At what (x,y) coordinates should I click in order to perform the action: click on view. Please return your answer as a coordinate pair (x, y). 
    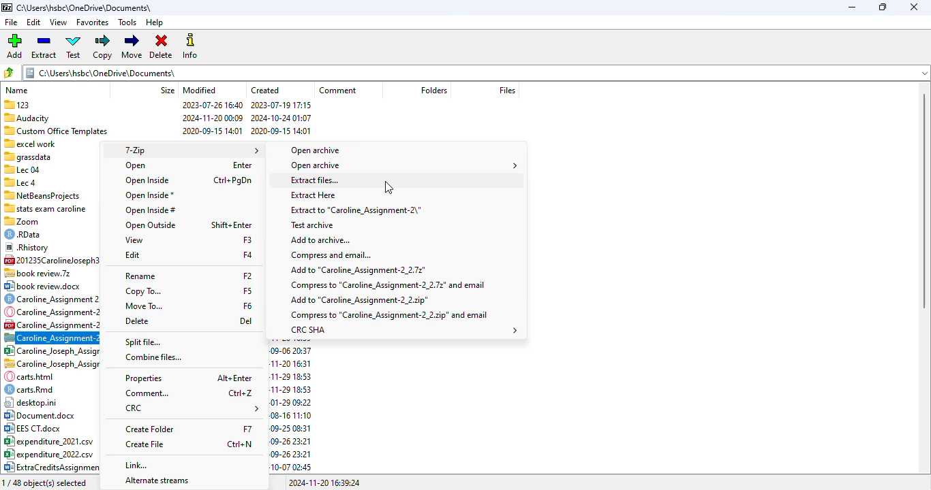
    Looking at the image, I should click on (134, 240).